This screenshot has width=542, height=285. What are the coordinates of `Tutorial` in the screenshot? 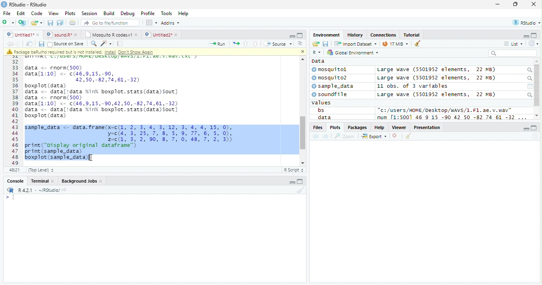 It's located at (412, 35).